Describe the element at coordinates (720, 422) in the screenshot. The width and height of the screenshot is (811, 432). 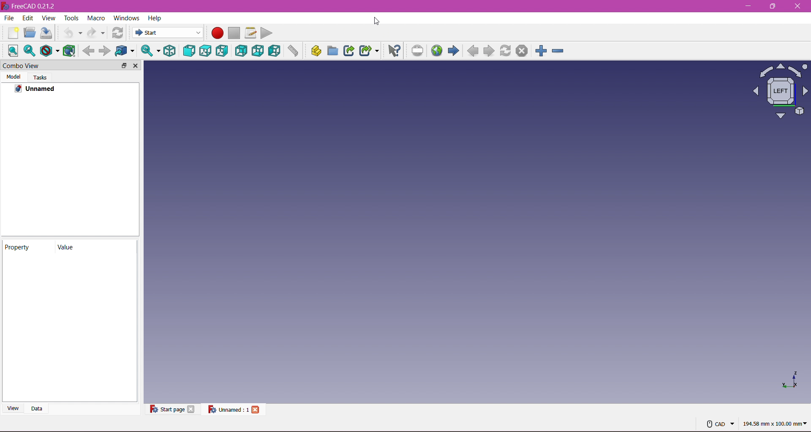
I see `CAD Mouse` at that location.